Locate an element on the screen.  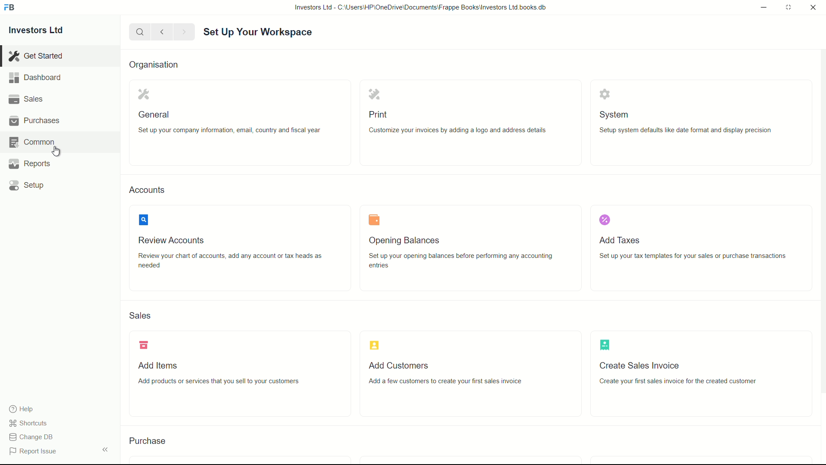
close is located at coordinates (814, 8).